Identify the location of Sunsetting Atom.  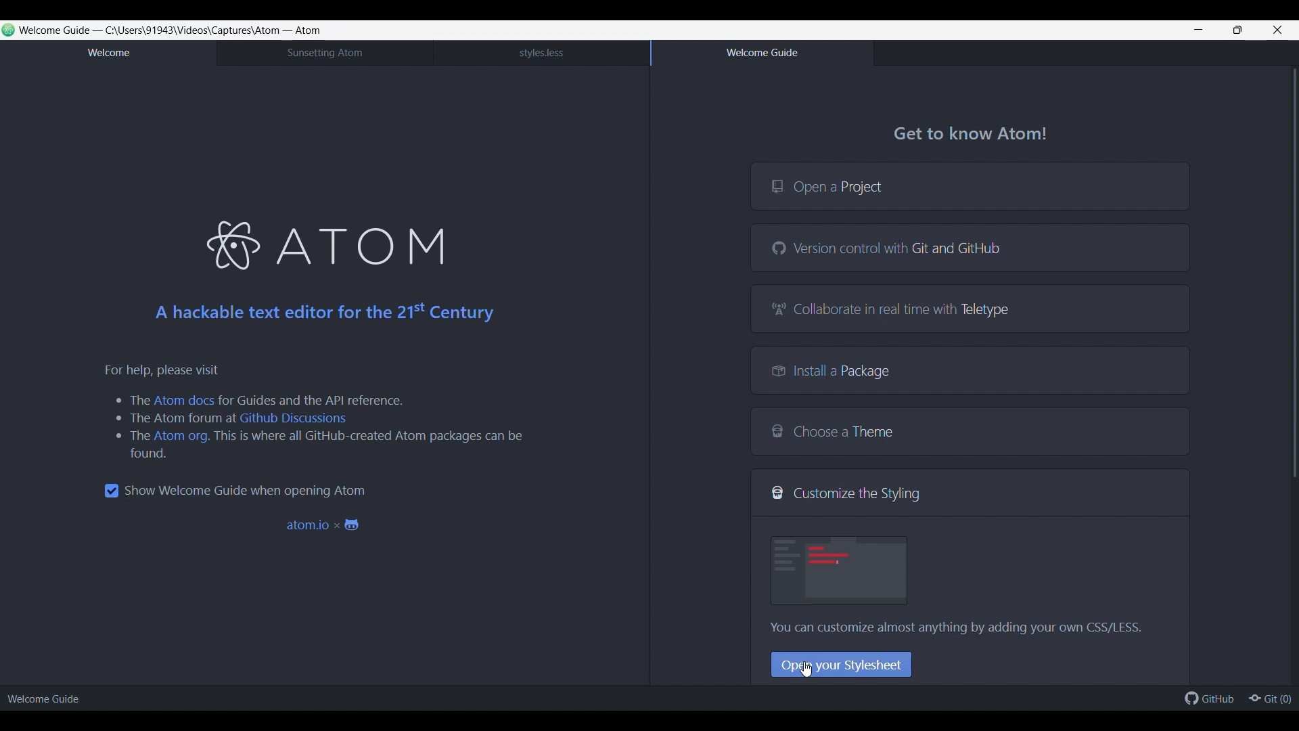
(323, 53).